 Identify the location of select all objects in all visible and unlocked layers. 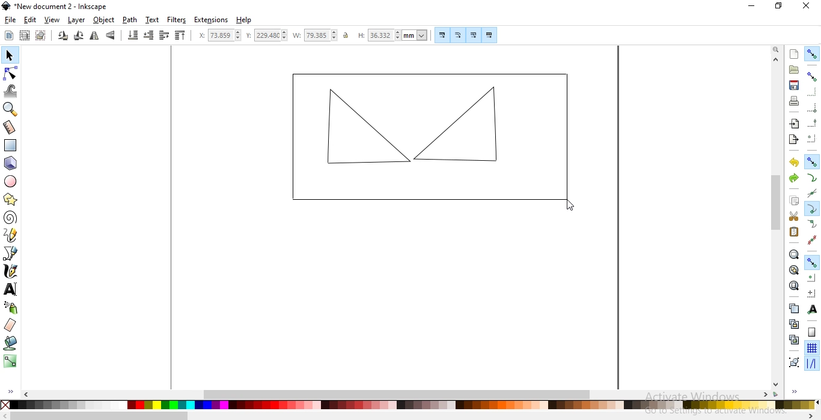
(25, 35).